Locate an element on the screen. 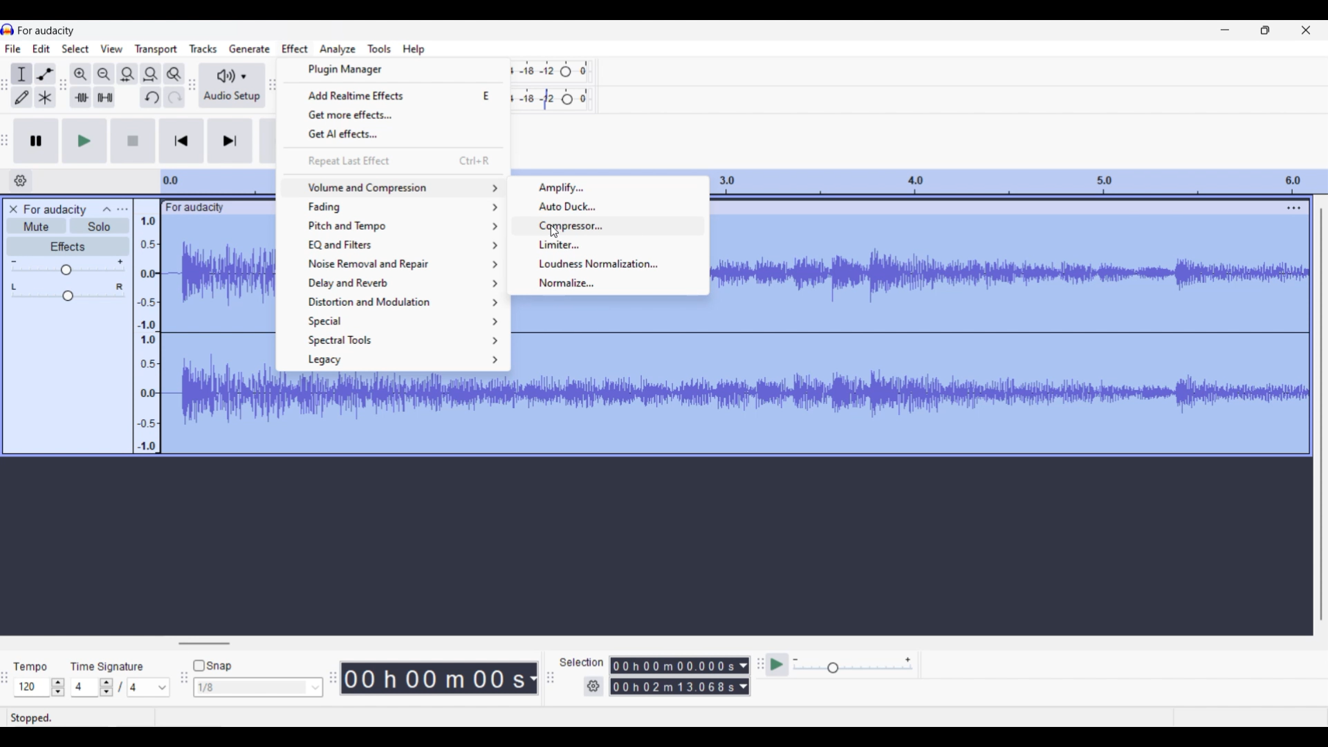 This screenshot has height=747, width=1328. Envelop tool is located at coordinates (46, 74).